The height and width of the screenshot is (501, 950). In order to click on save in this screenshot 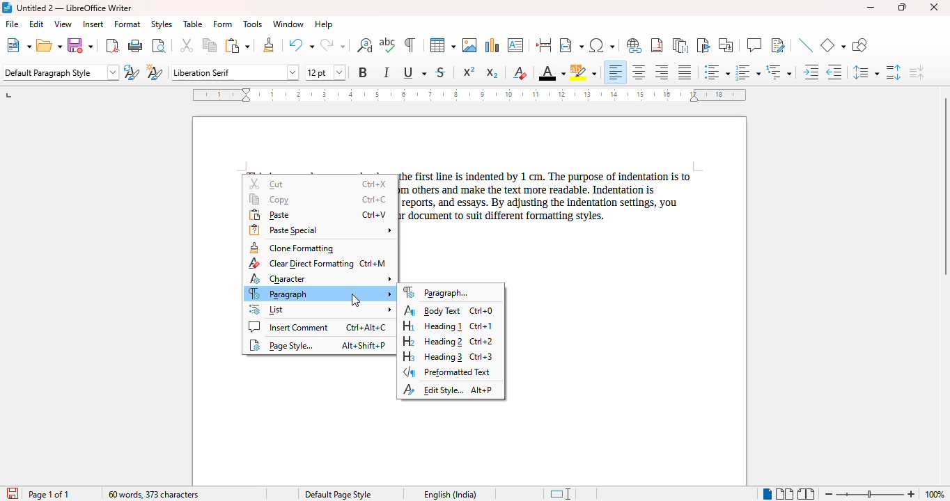, I will do `click(82, 45)`.